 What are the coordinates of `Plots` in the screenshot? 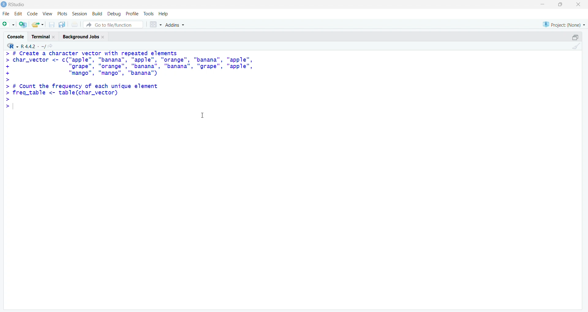 It's located at (63, 14).